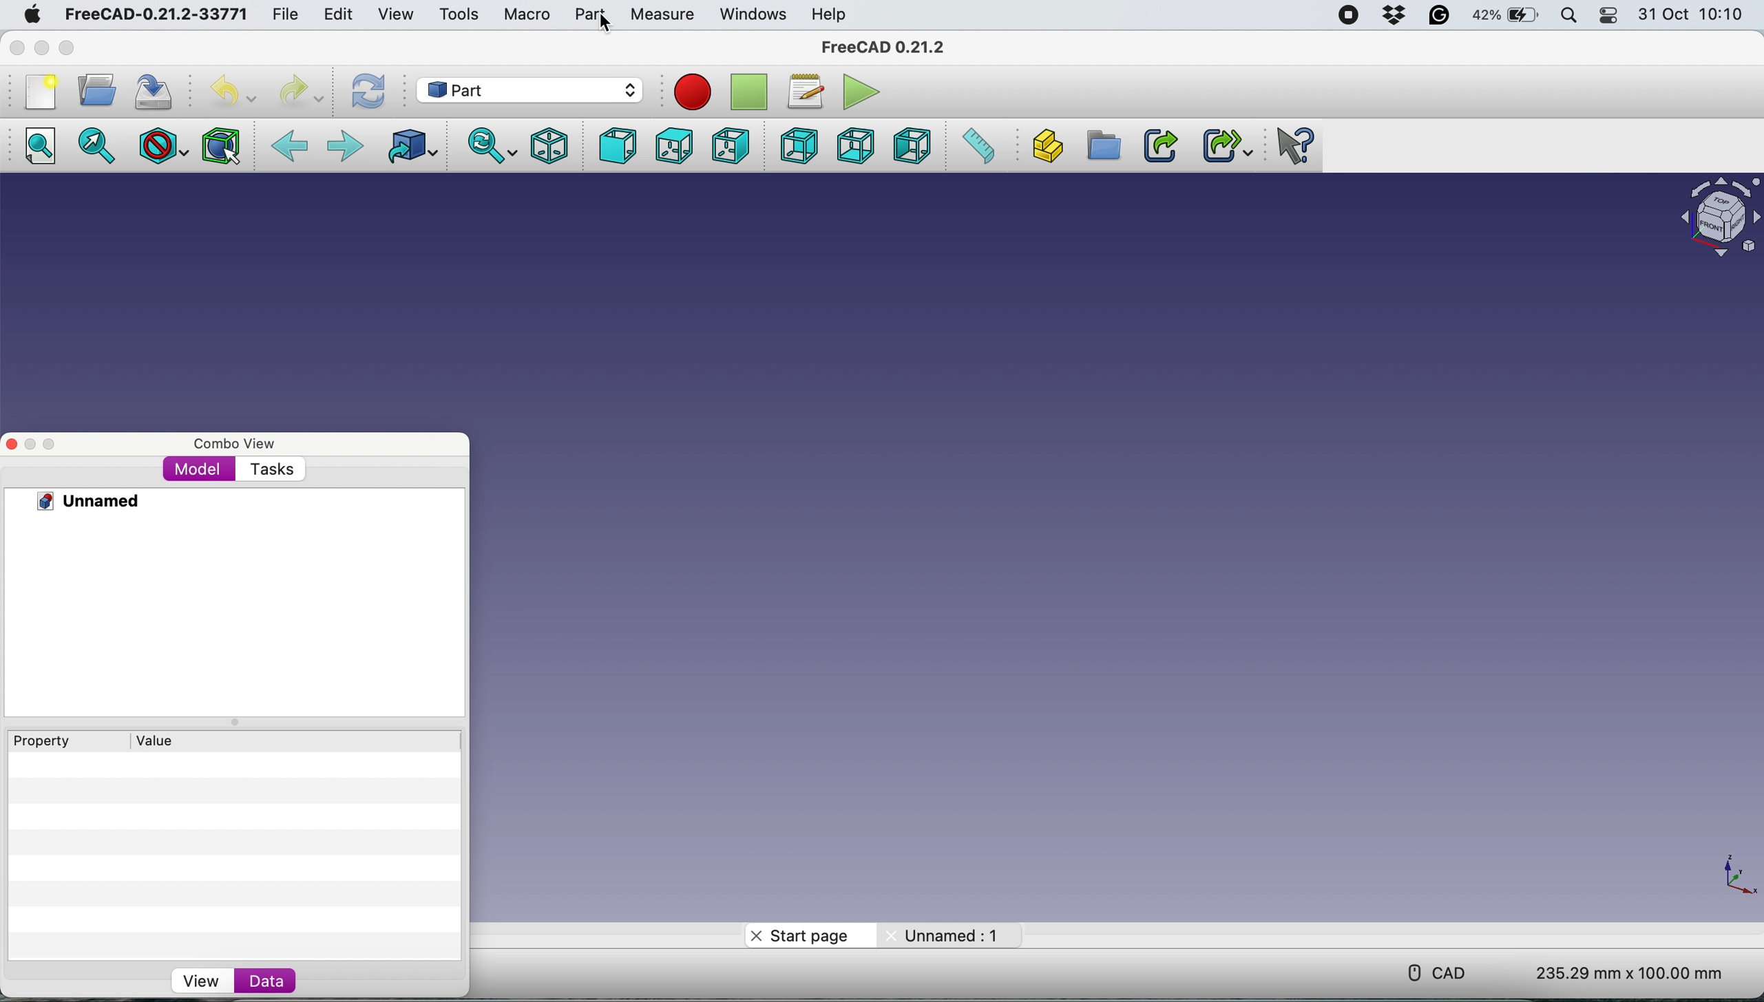 Image resolution: width=1764 pixels, height=1002 pixels. What do you see at coordinates (1158, 145) in the screenshot?
I see `Make link` at bounding box center [1158, 145].